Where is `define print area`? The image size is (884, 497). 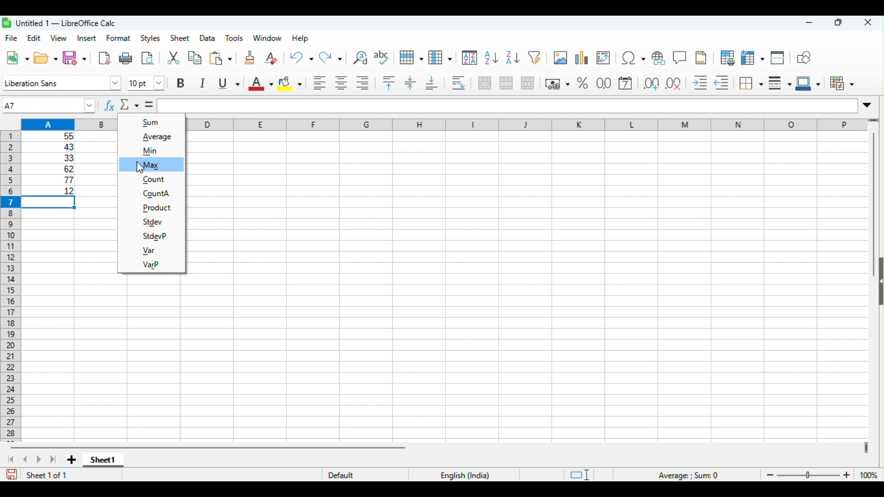
define print area is located at coordinates (727, 57).